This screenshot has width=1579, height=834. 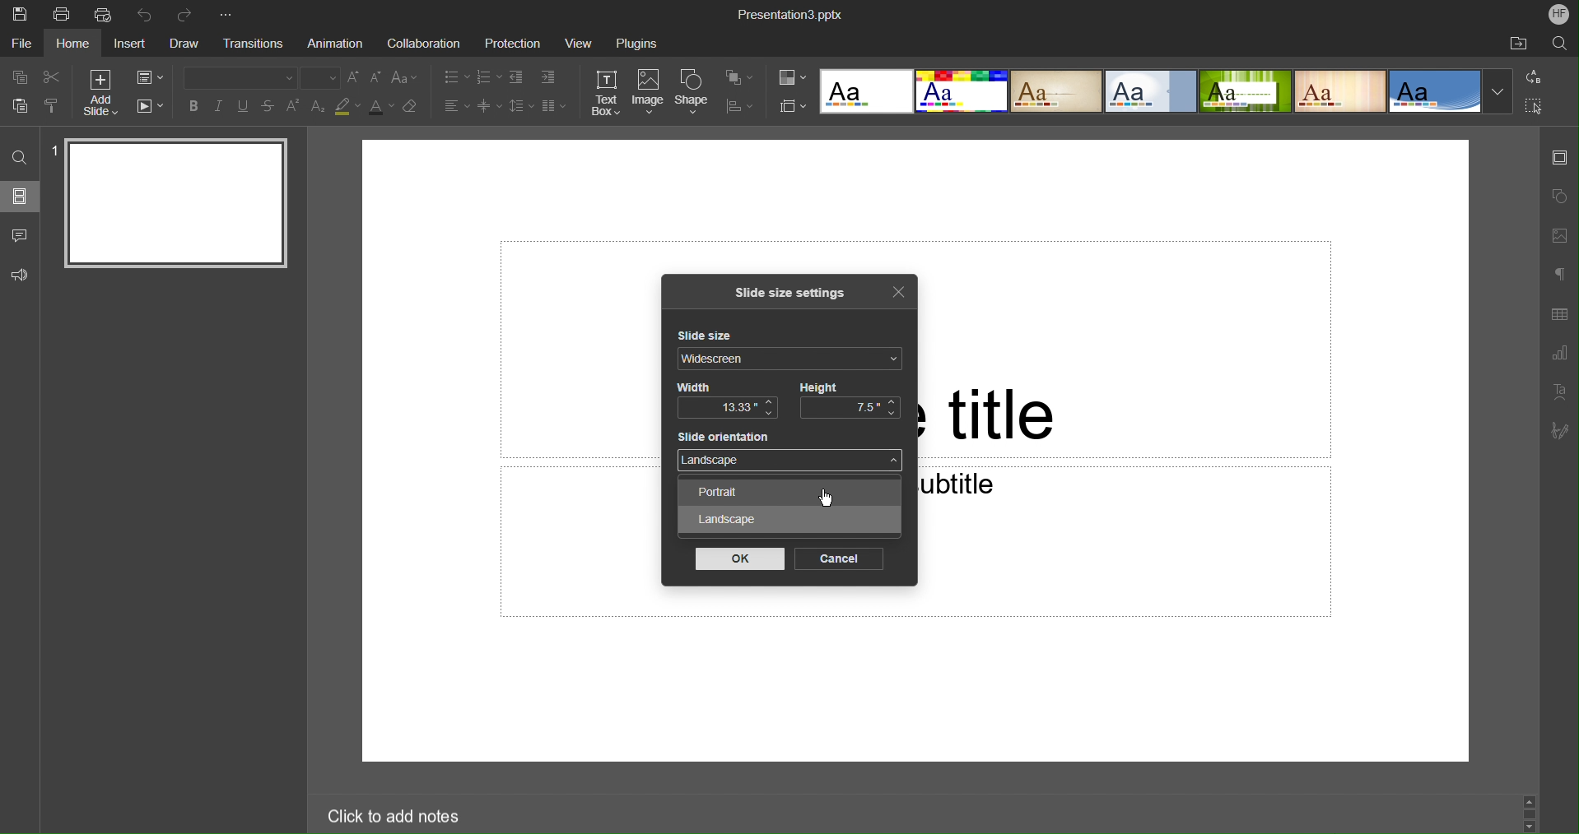 What do you see at coordinates (515, 44) in the screenshot?
I see `Protection` at bounding box center [515, 44].